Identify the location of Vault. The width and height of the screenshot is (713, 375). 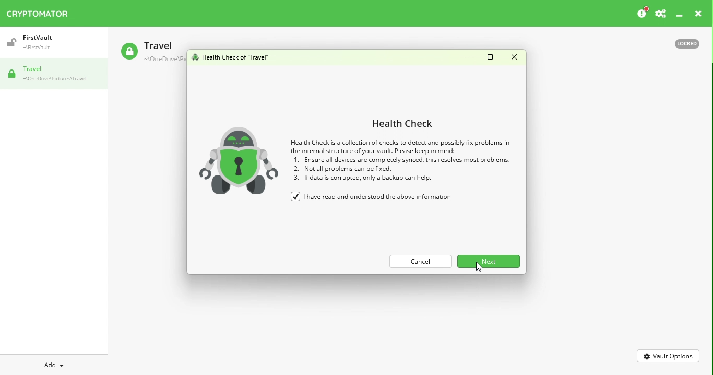
(34, 42).